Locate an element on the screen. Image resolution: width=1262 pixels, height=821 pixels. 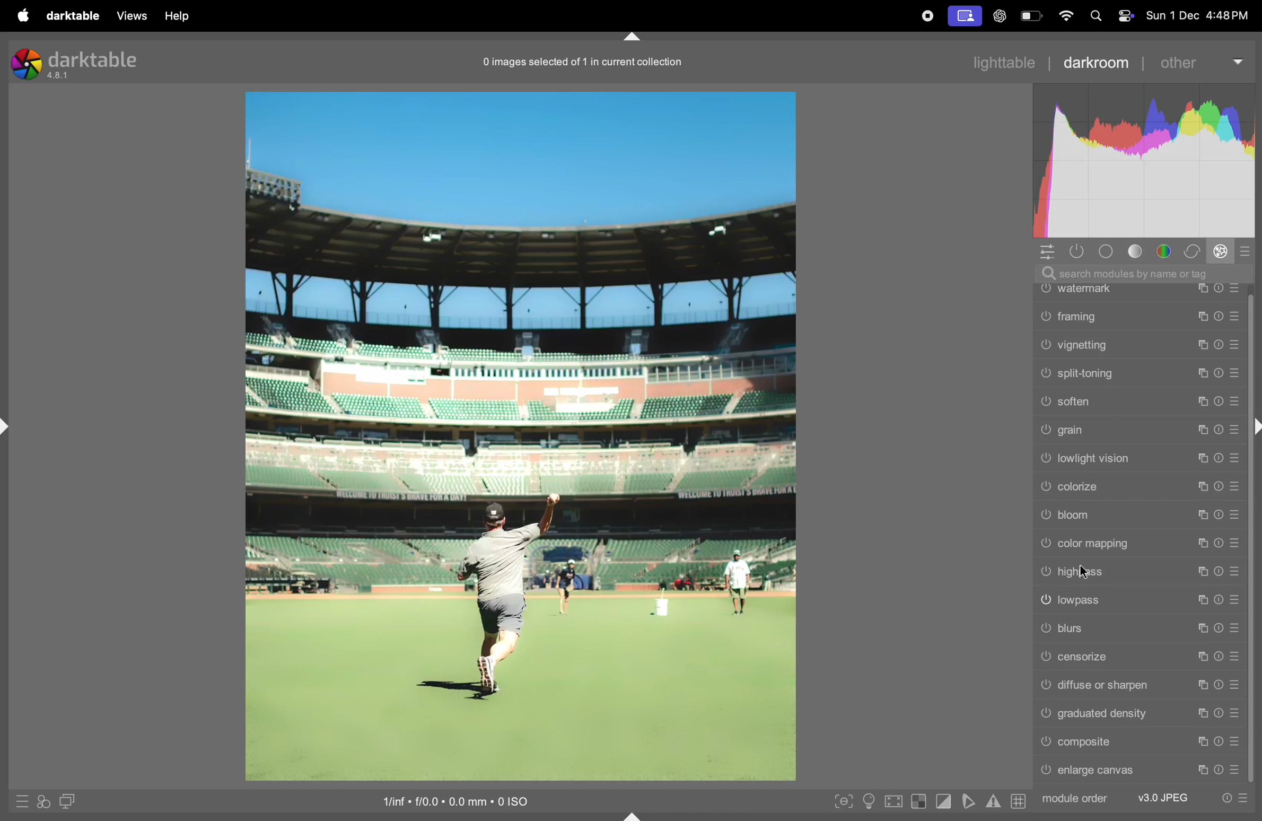
colorize is located at coordinates (1142, 487).